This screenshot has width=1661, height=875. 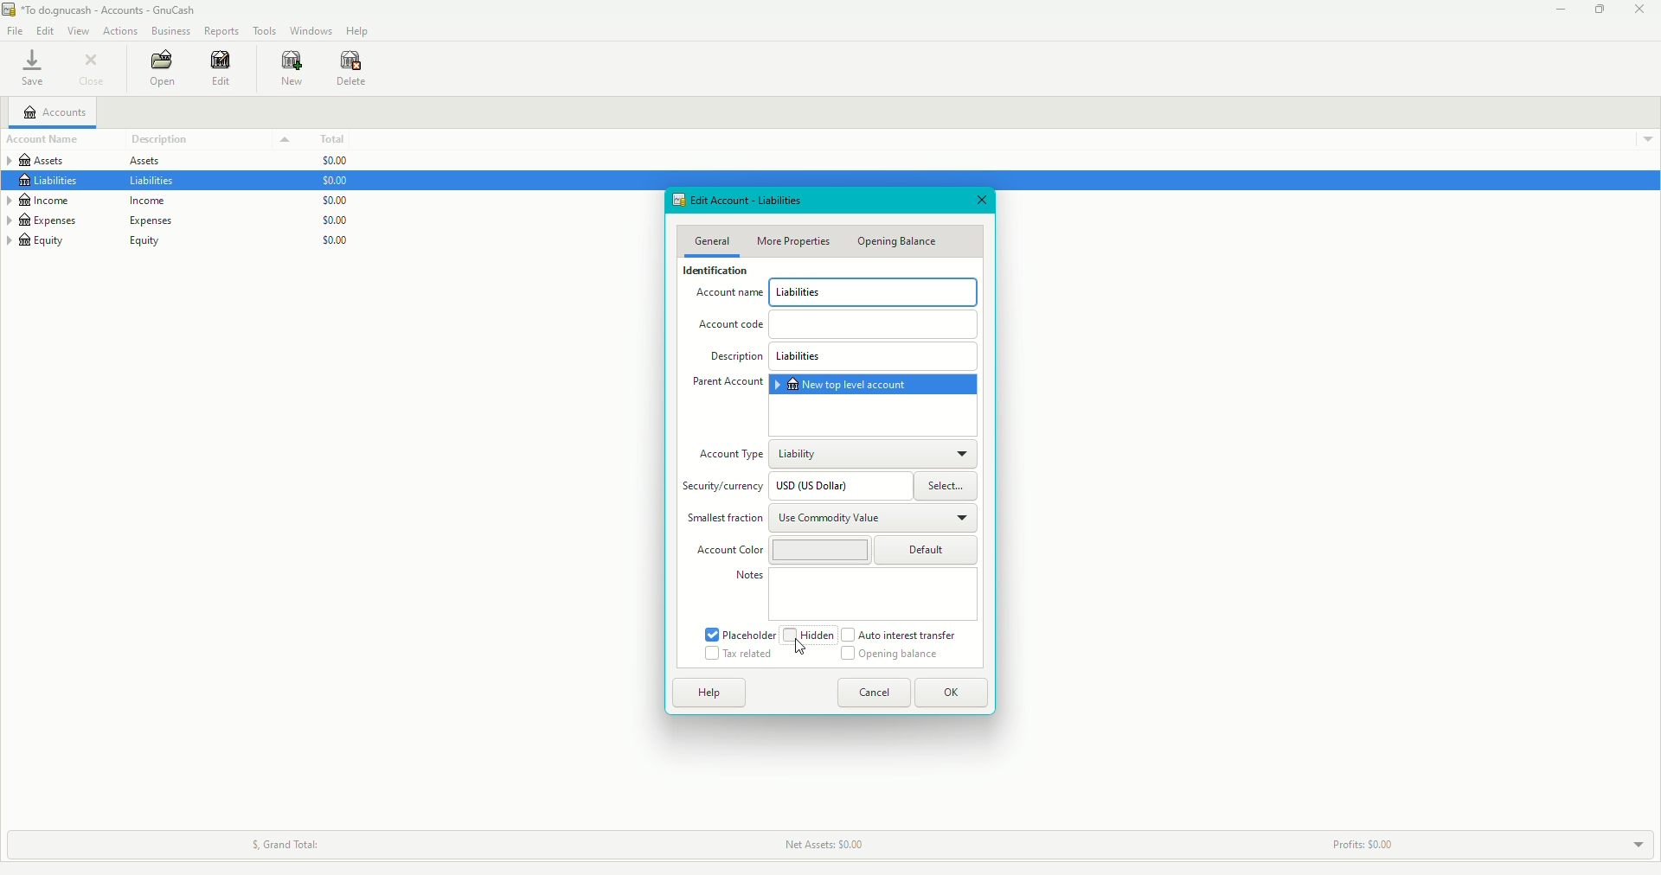 I want to click on Total, so click(x=327, y=138).